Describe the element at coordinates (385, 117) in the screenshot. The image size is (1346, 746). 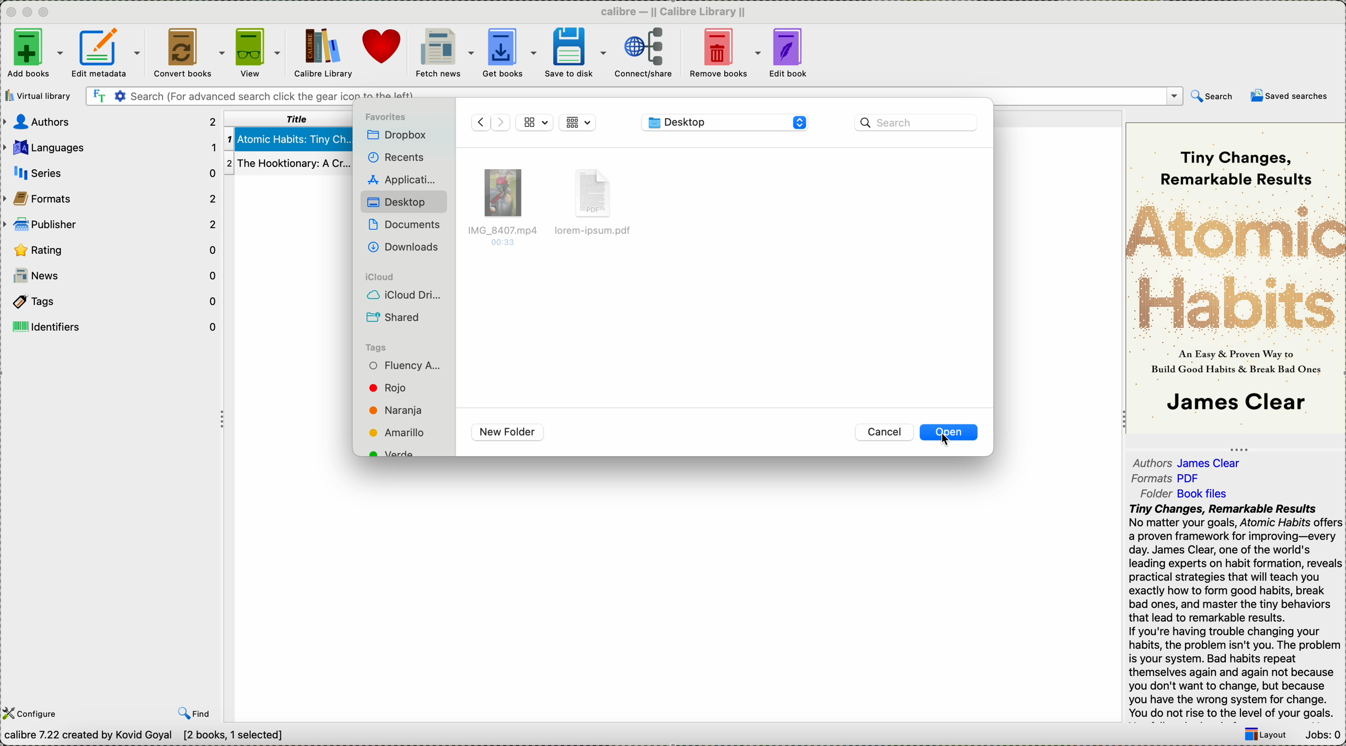
I see `favorites` at that location.